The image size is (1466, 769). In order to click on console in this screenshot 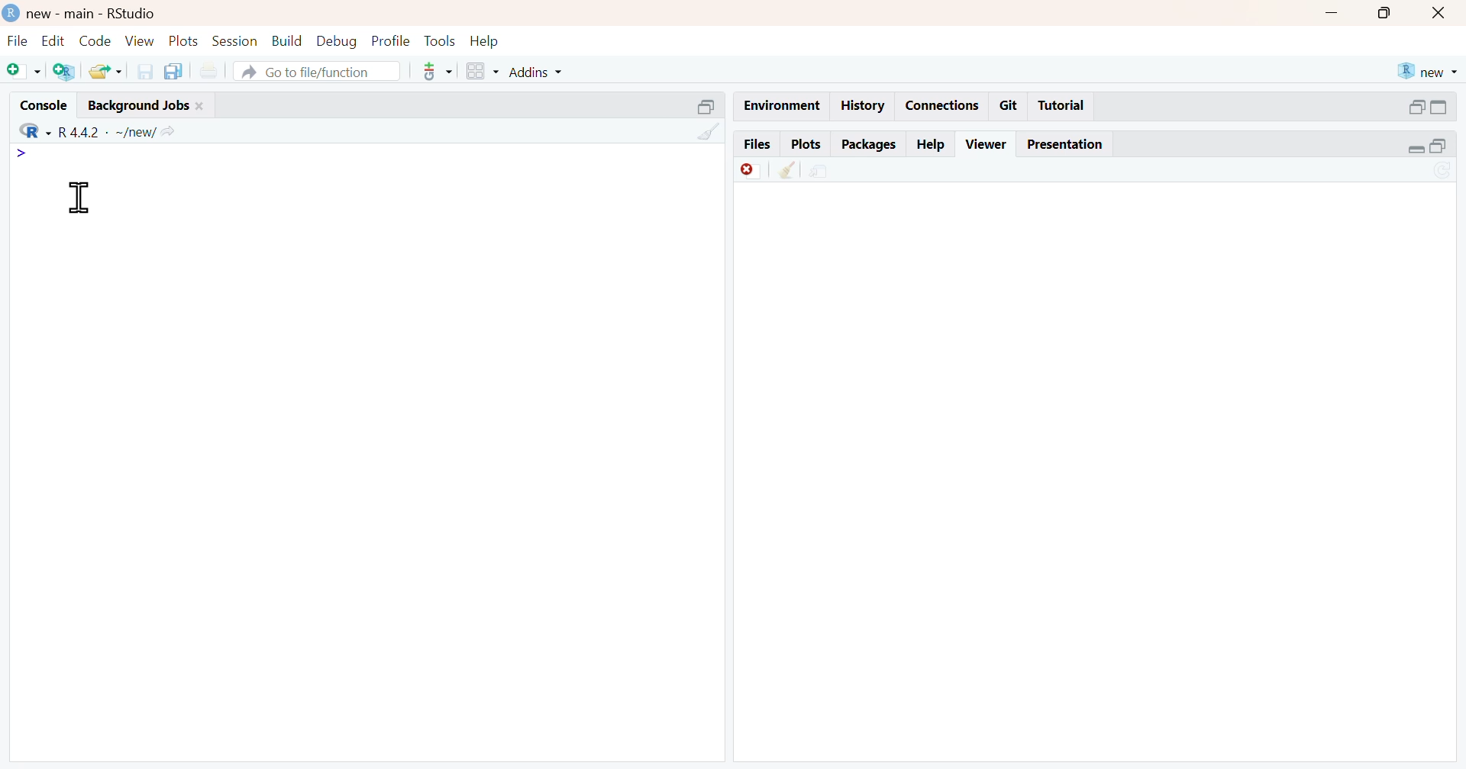, I will do `click(44, 103)`.